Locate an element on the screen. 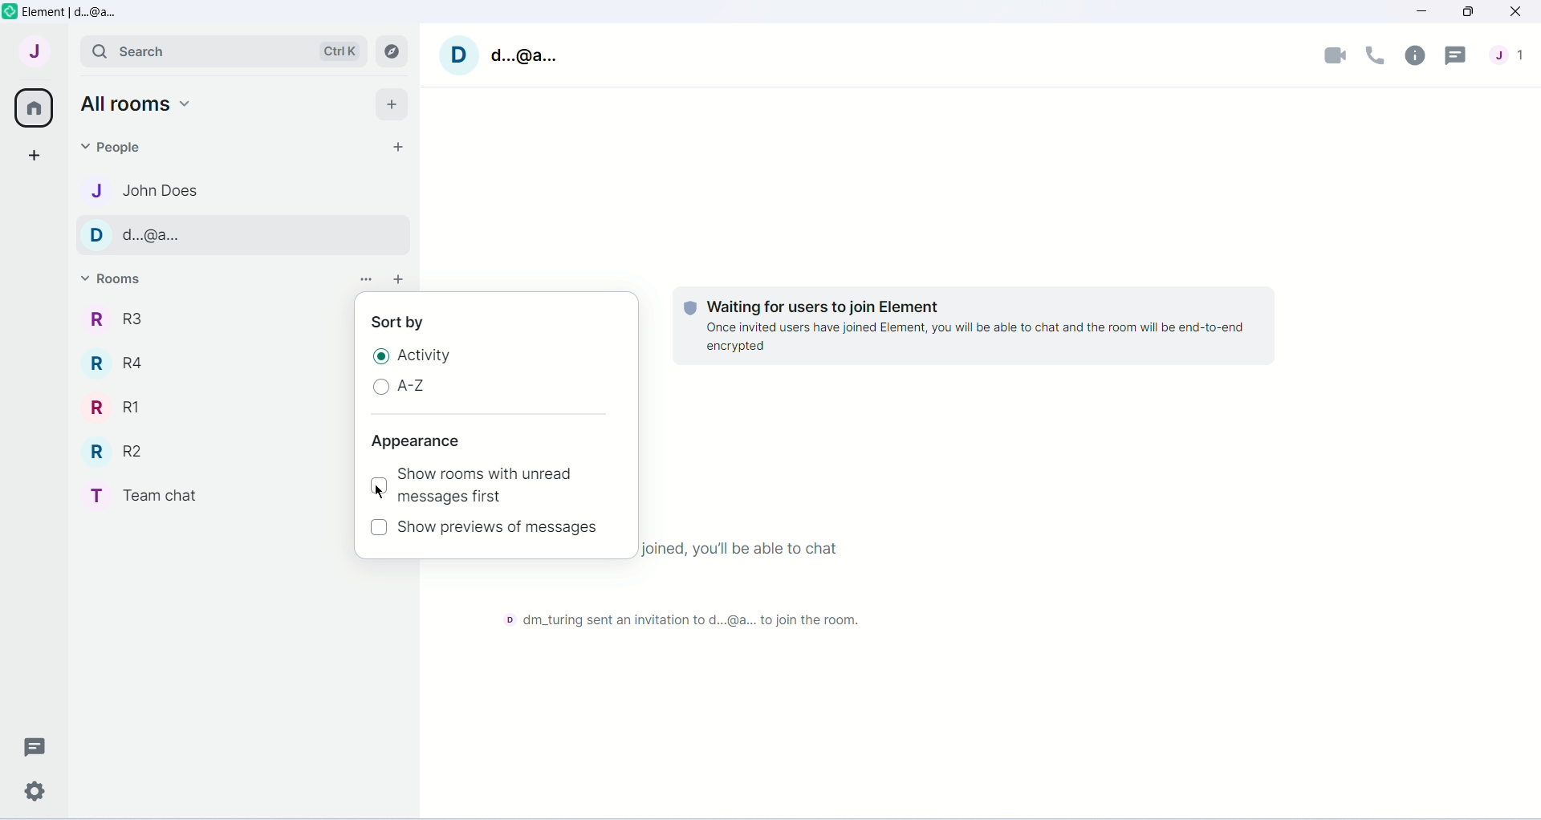  Room Name-r2 is located at coordinates (120, 453).